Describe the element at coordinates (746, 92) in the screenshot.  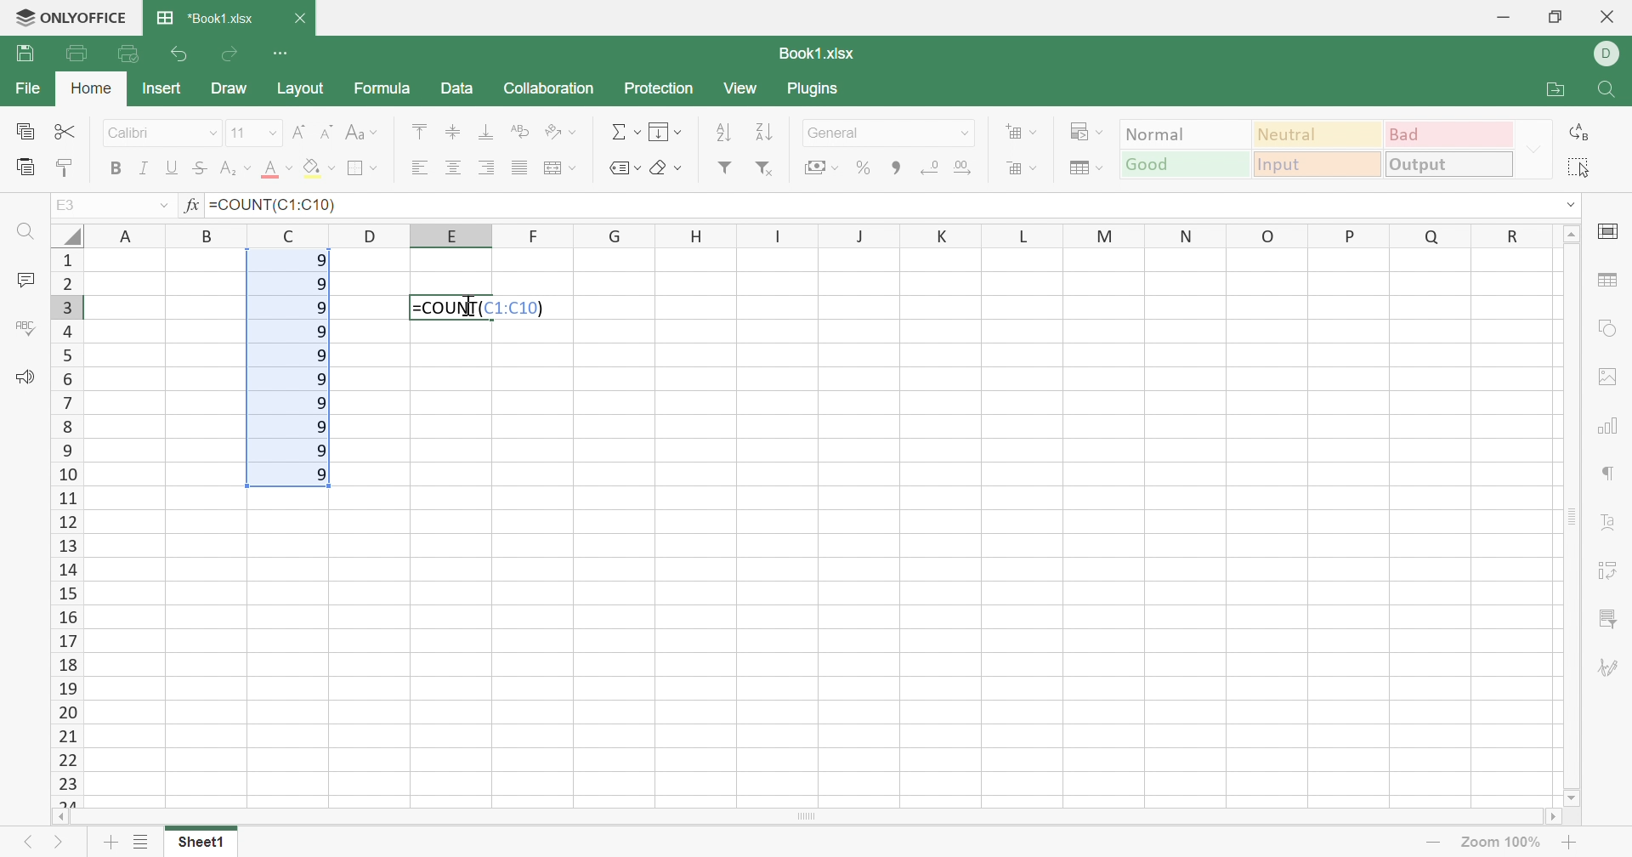
I see `View` at that location.